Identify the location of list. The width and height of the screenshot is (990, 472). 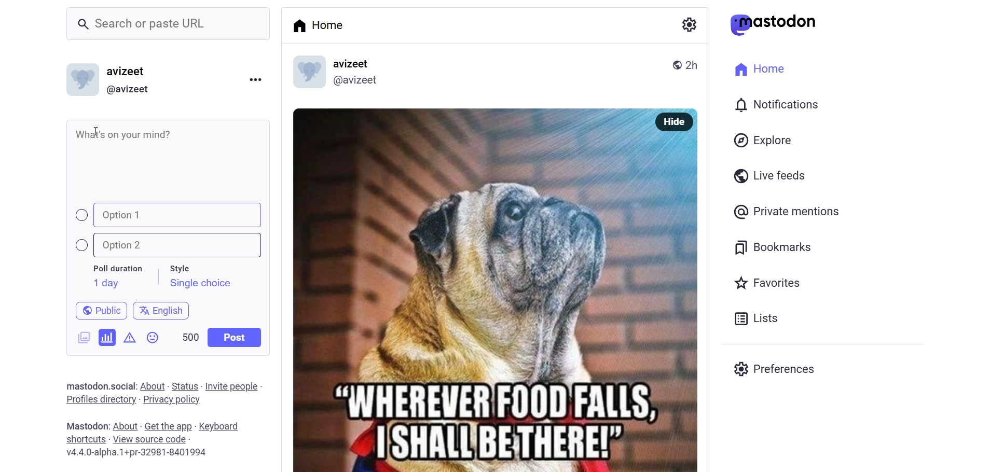
(753, 318).